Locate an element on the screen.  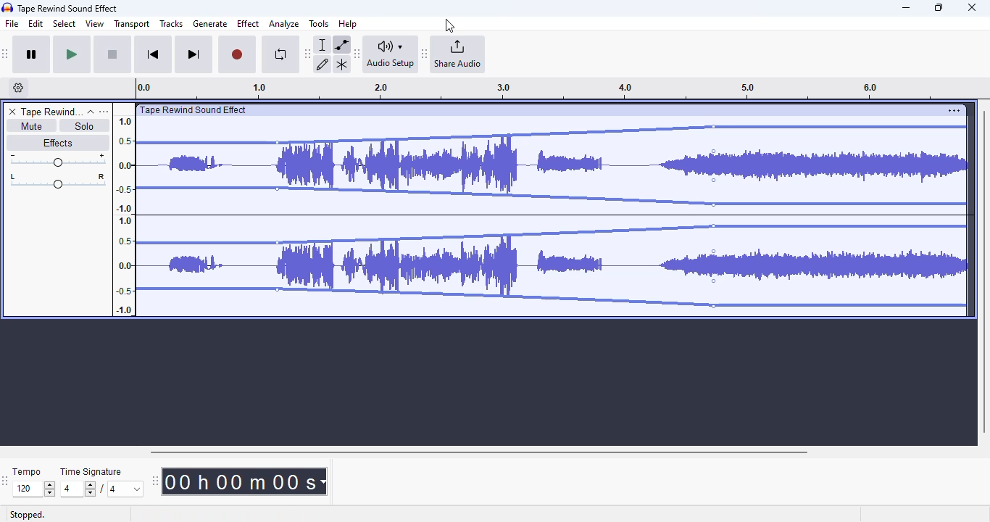
enable looping is located at coordinates (280, 54).